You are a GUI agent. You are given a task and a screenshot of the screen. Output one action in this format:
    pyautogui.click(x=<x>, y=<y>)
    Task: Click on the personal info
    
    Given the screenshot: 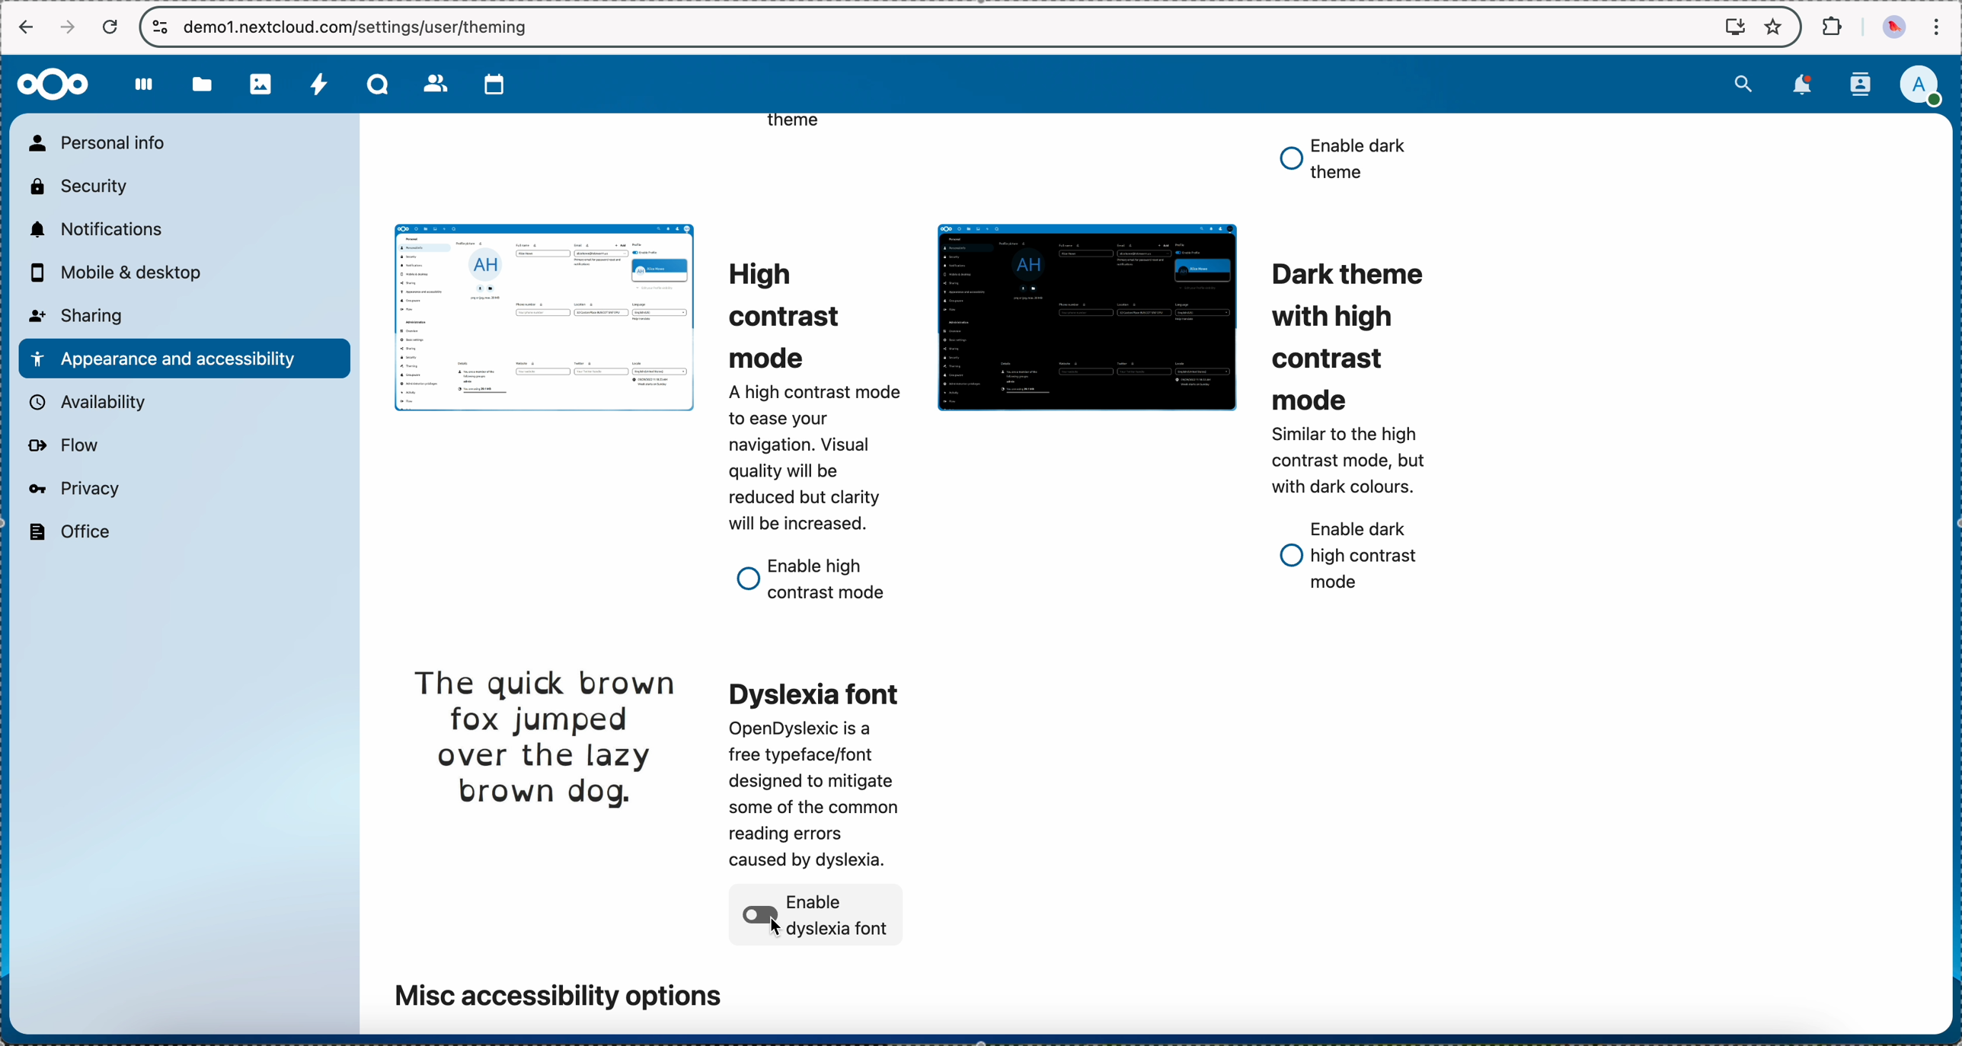 What is the action you would take?
    pyautogui.click(x=104, y=142)
    